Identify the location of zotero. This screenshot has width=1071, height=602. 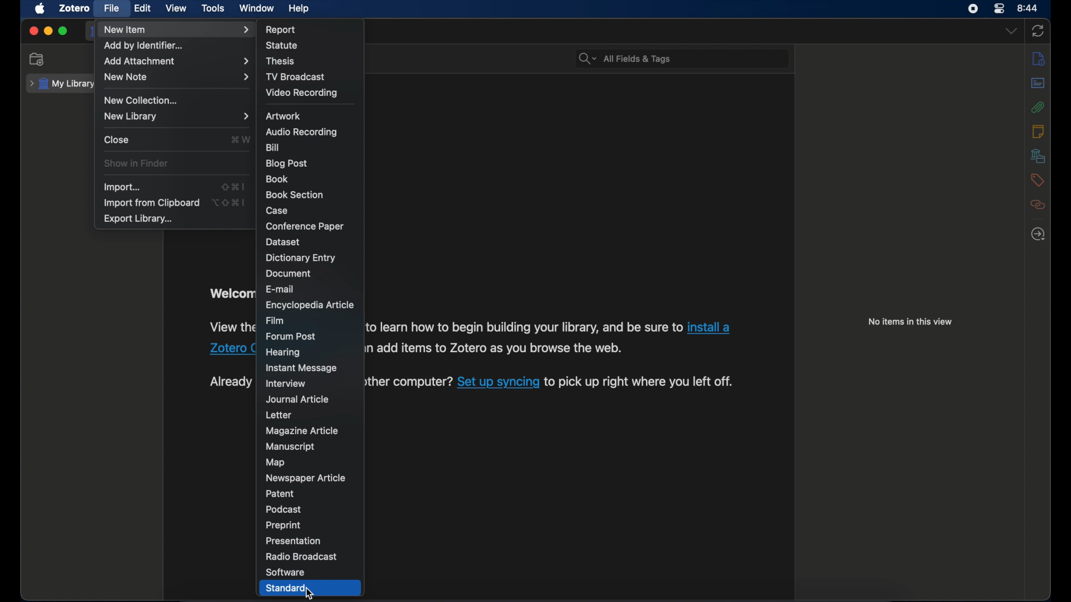
(75, 9).